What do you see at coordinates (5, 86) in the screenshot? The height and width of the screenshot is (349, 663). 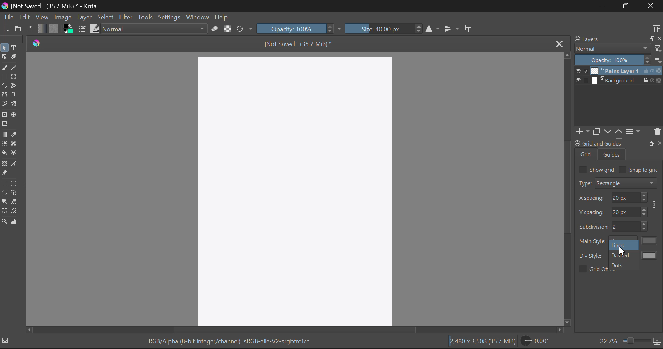 I see `Polygon` at bounding box center [5, 86].